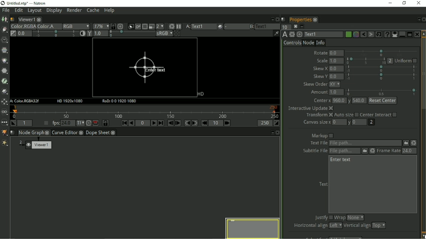  What do you see at coordinates (170, 26) in the screenshot?
I see `Keyboard shortcut` at bounding box center [170, 26].